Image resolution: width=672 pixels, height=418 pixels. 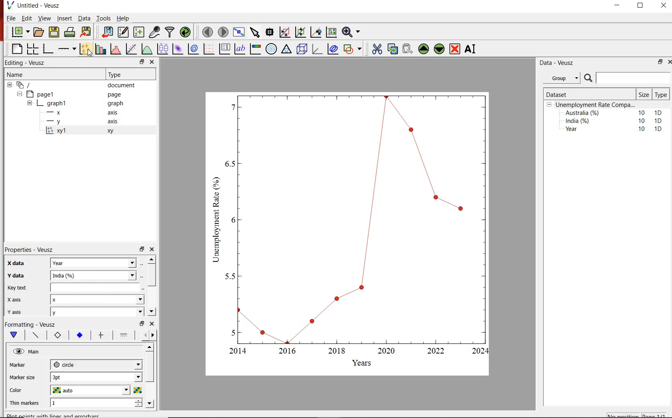 What do you see at coordinates (35, 352) in the screenshot?
I see `Main` at bounding box center [35, 352].